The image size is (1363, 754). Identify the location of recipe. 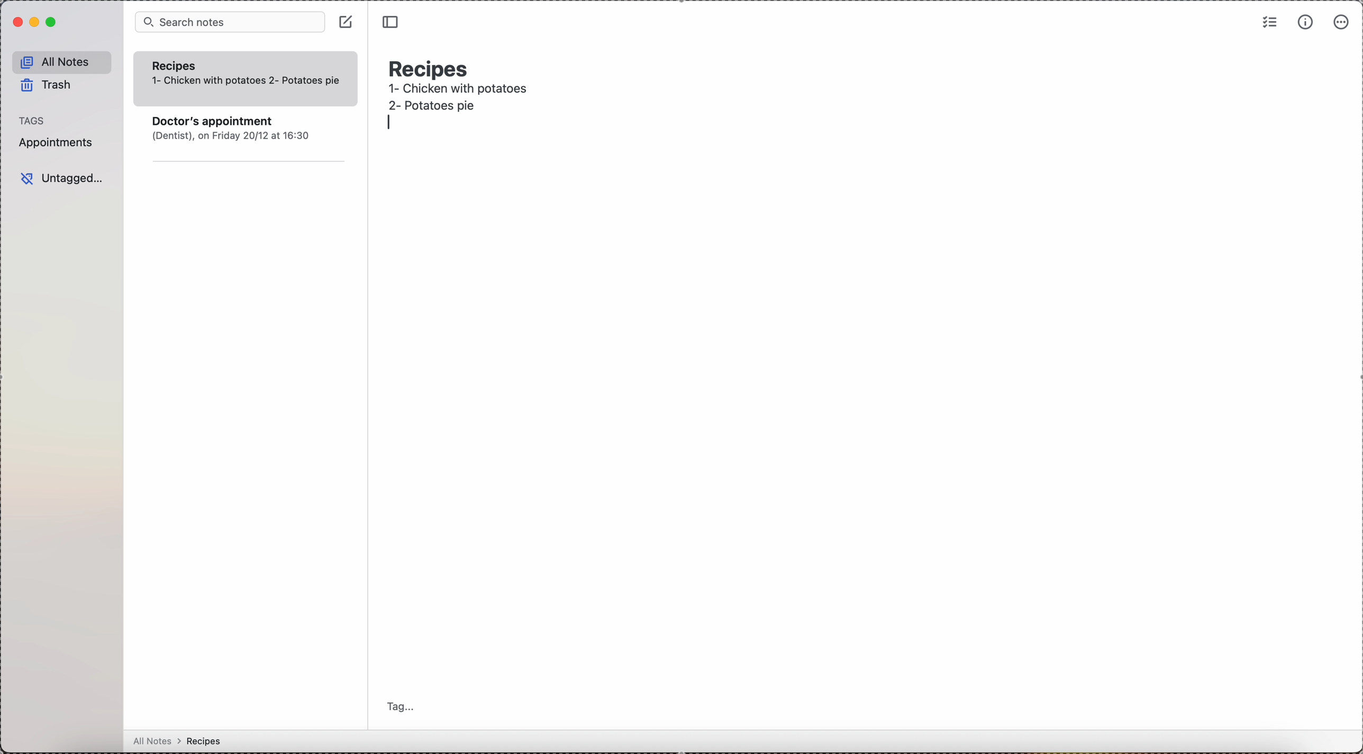
(308, 81).